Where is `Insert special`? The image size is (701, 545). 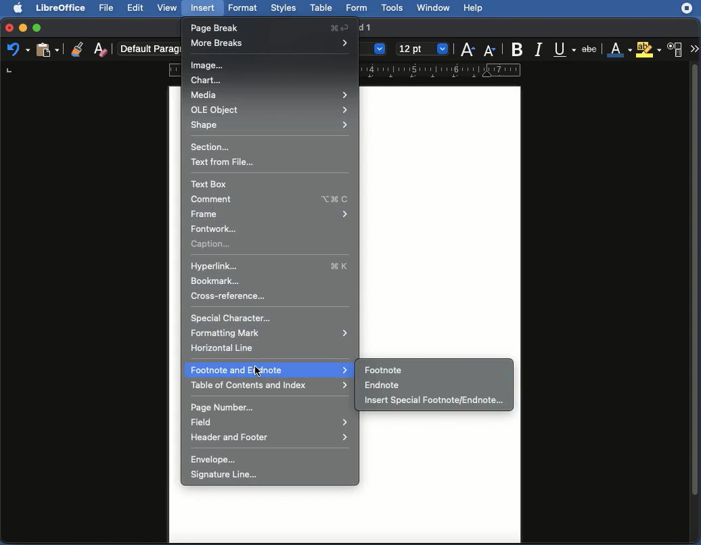 Insert special is located at coordinates (434, 401).